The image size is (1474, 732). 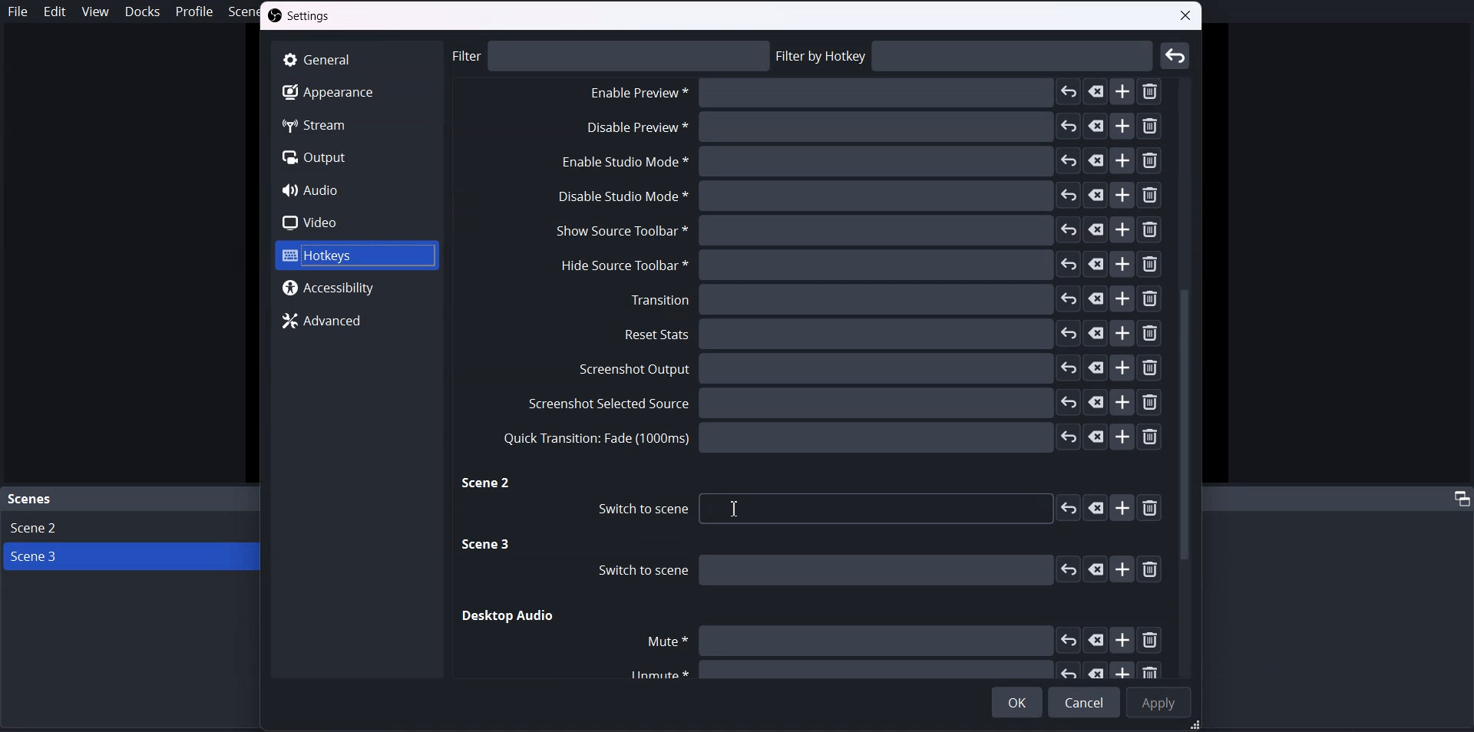 I want to click on Scene three, so click(x=488, y=546).